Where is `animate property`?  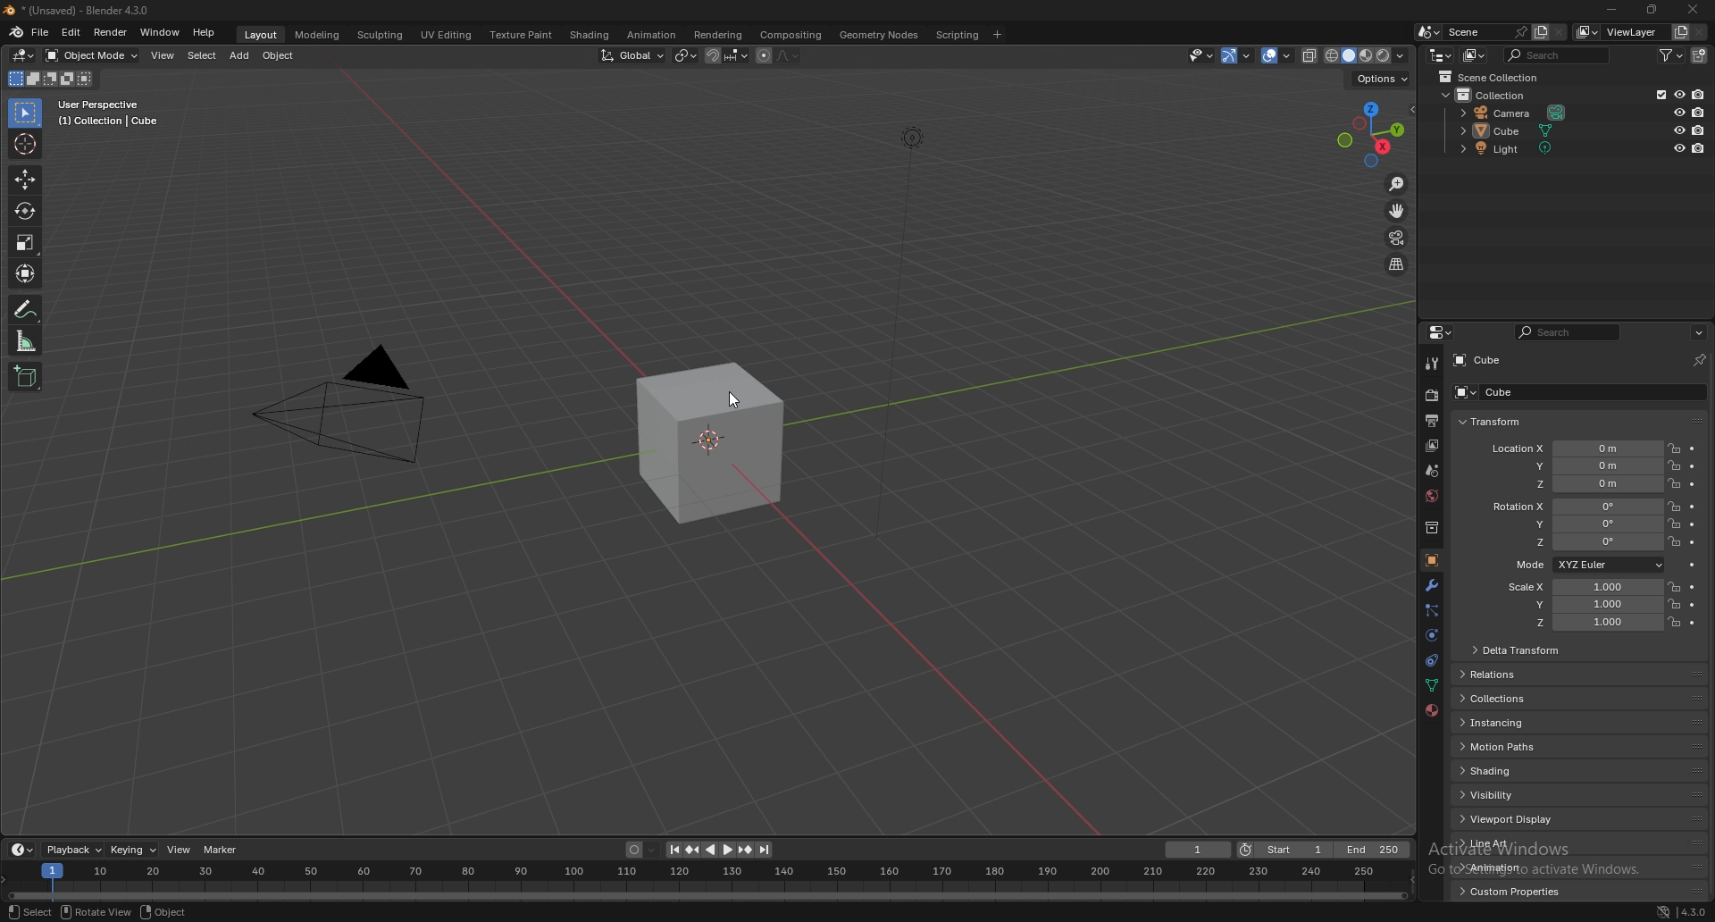
animate property is located at coordinates (1692, 449).